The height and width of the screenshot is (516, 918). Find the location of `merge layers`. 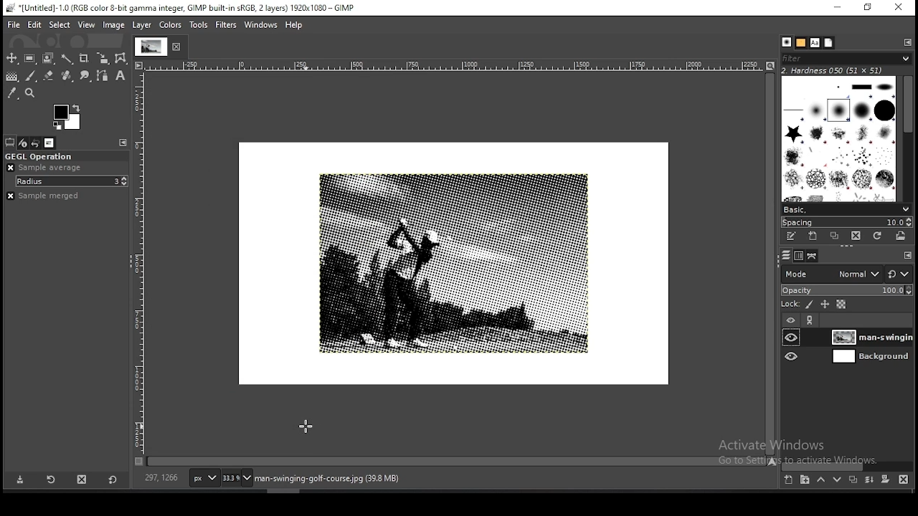

merge layers is located at coordinates (868, 479).